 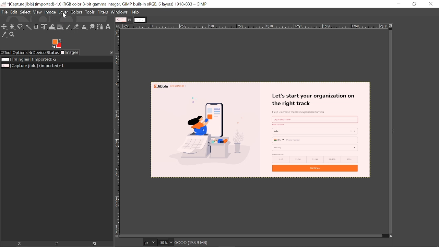 What do you see at coordinates (14, 53) in the screenshot?
I see `Tool options` at bounding box center [14, 53].